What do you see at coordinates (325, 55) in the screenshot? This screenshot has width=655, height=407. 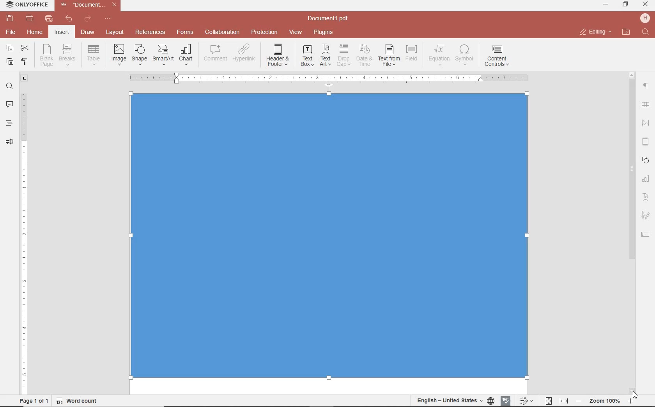 I see `INSERT TEXT ART` at bounding box center [325, 55].